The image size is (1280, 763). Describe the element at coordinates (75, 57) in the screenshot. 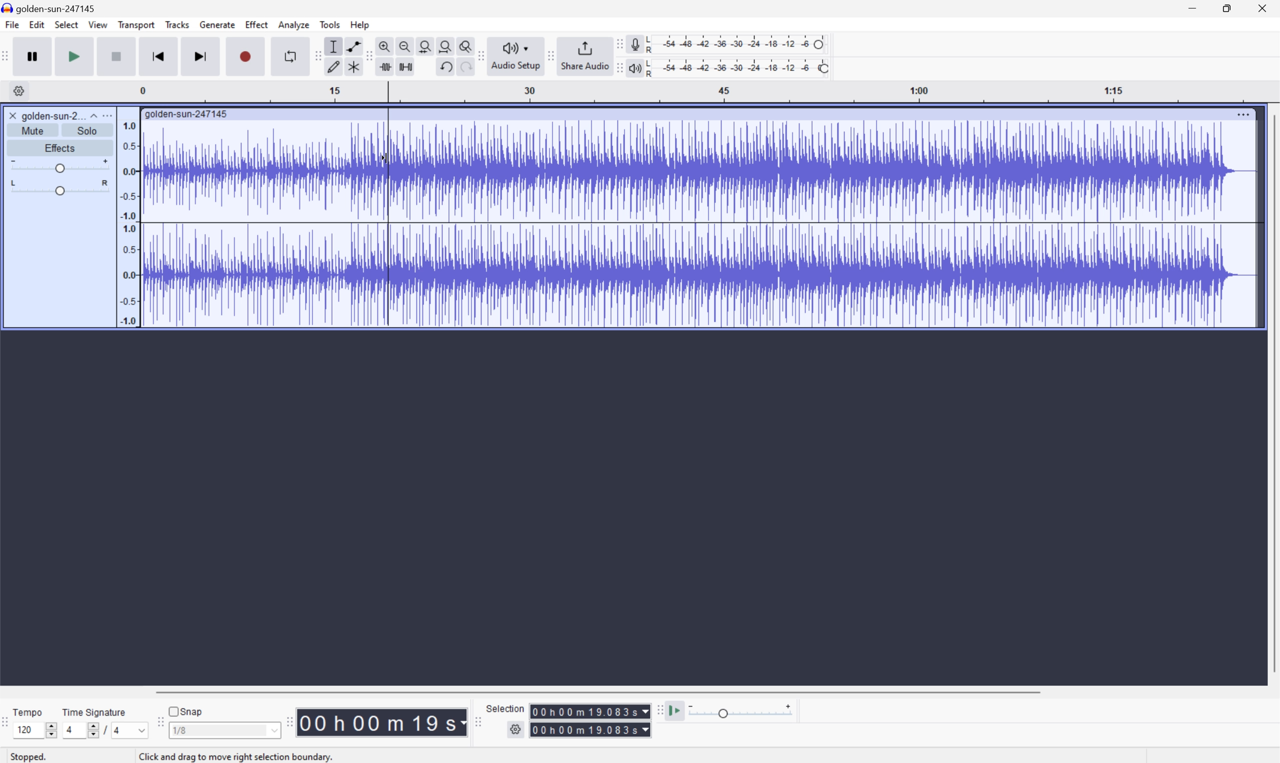

I see `Play` at that location.